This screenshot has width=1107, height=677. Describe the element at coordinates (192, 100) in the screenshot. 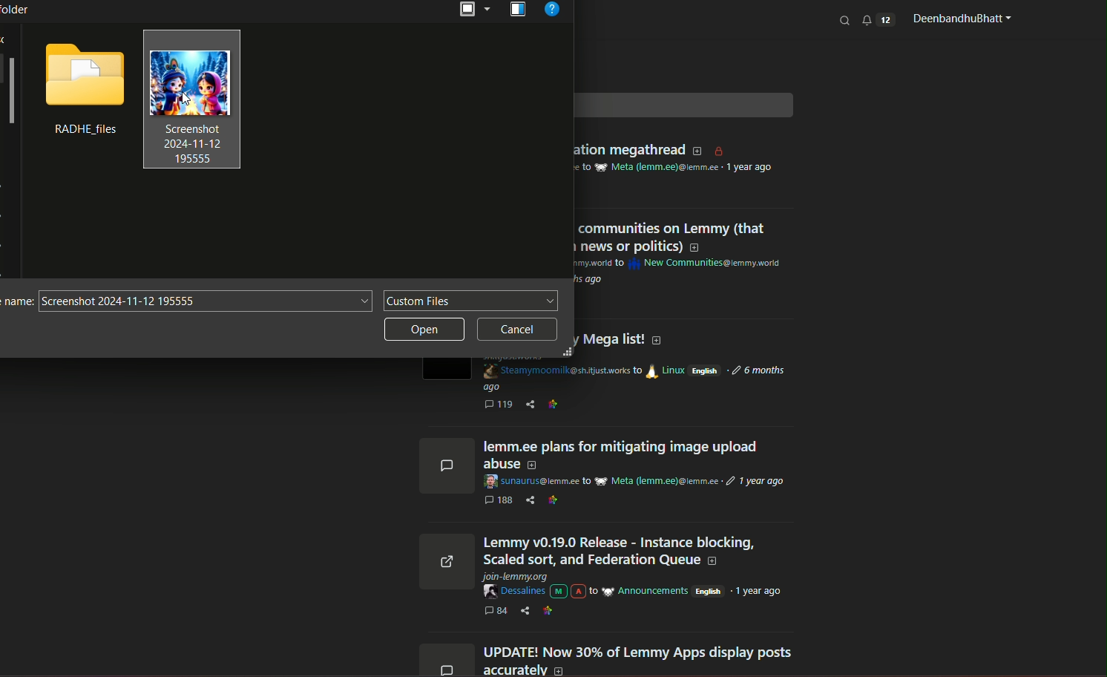

I see `image file` at that location.